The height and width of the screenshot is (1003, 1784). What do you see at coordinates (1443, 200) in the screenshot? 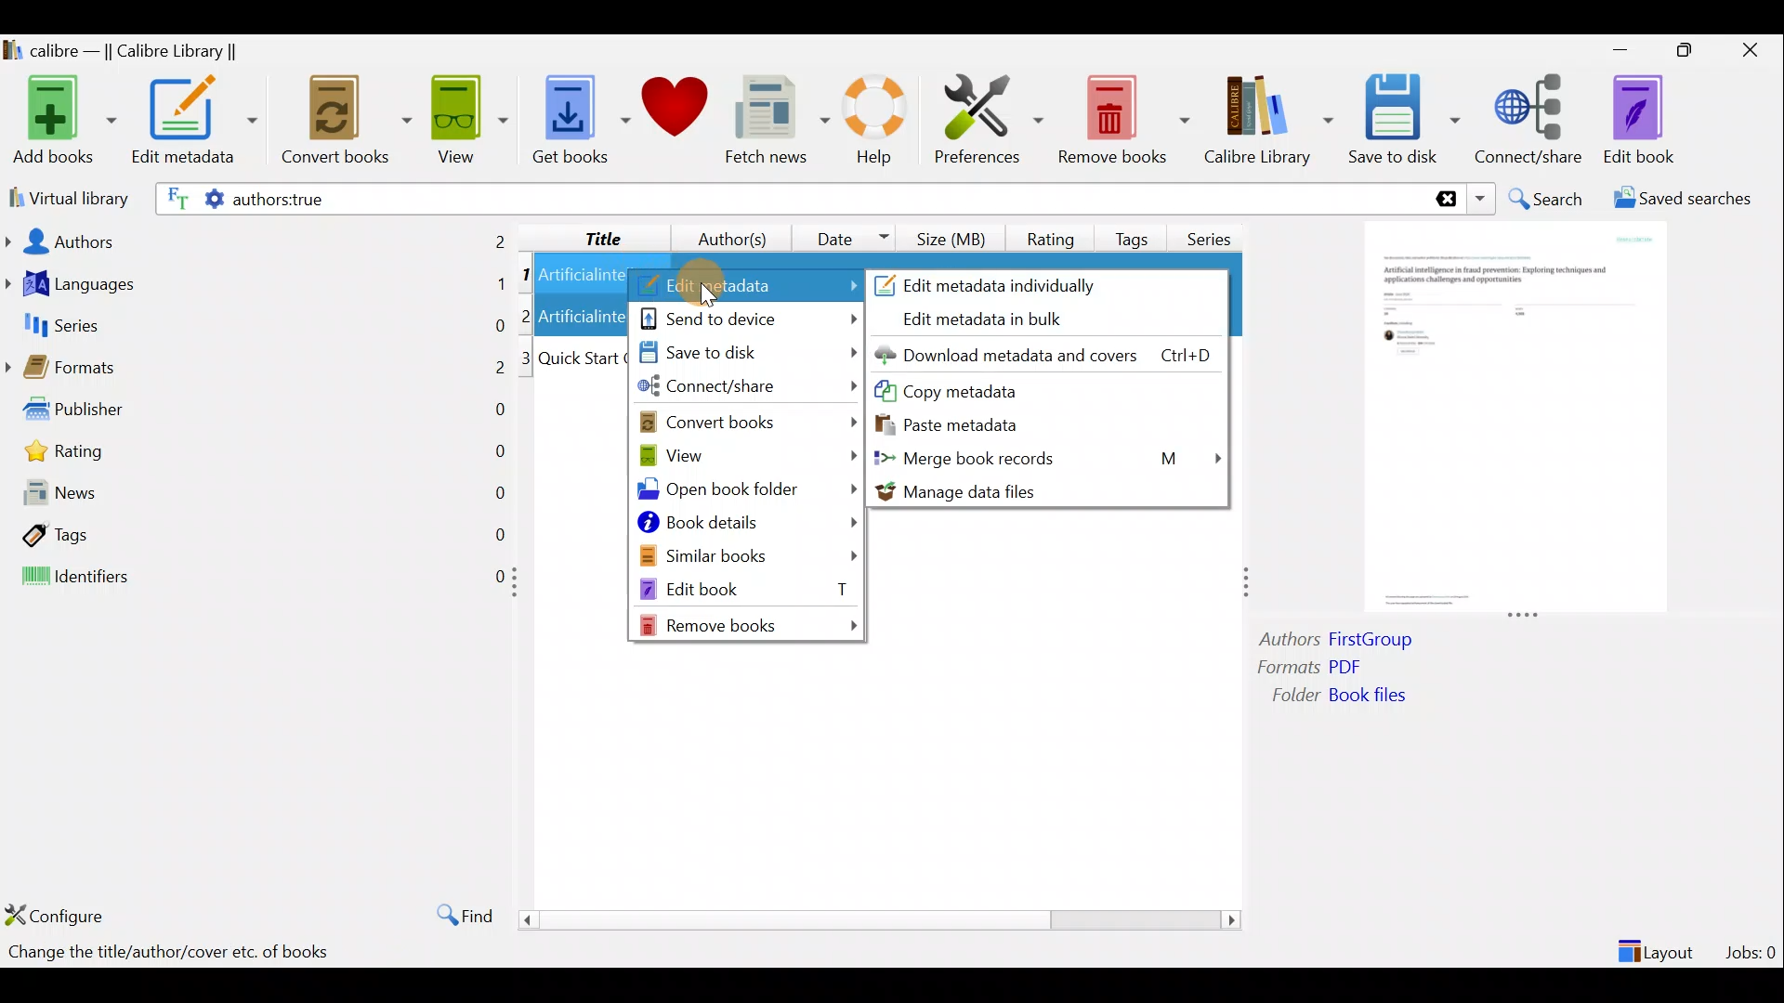
I see `Clear search result` at bounding box center [1443, 200].